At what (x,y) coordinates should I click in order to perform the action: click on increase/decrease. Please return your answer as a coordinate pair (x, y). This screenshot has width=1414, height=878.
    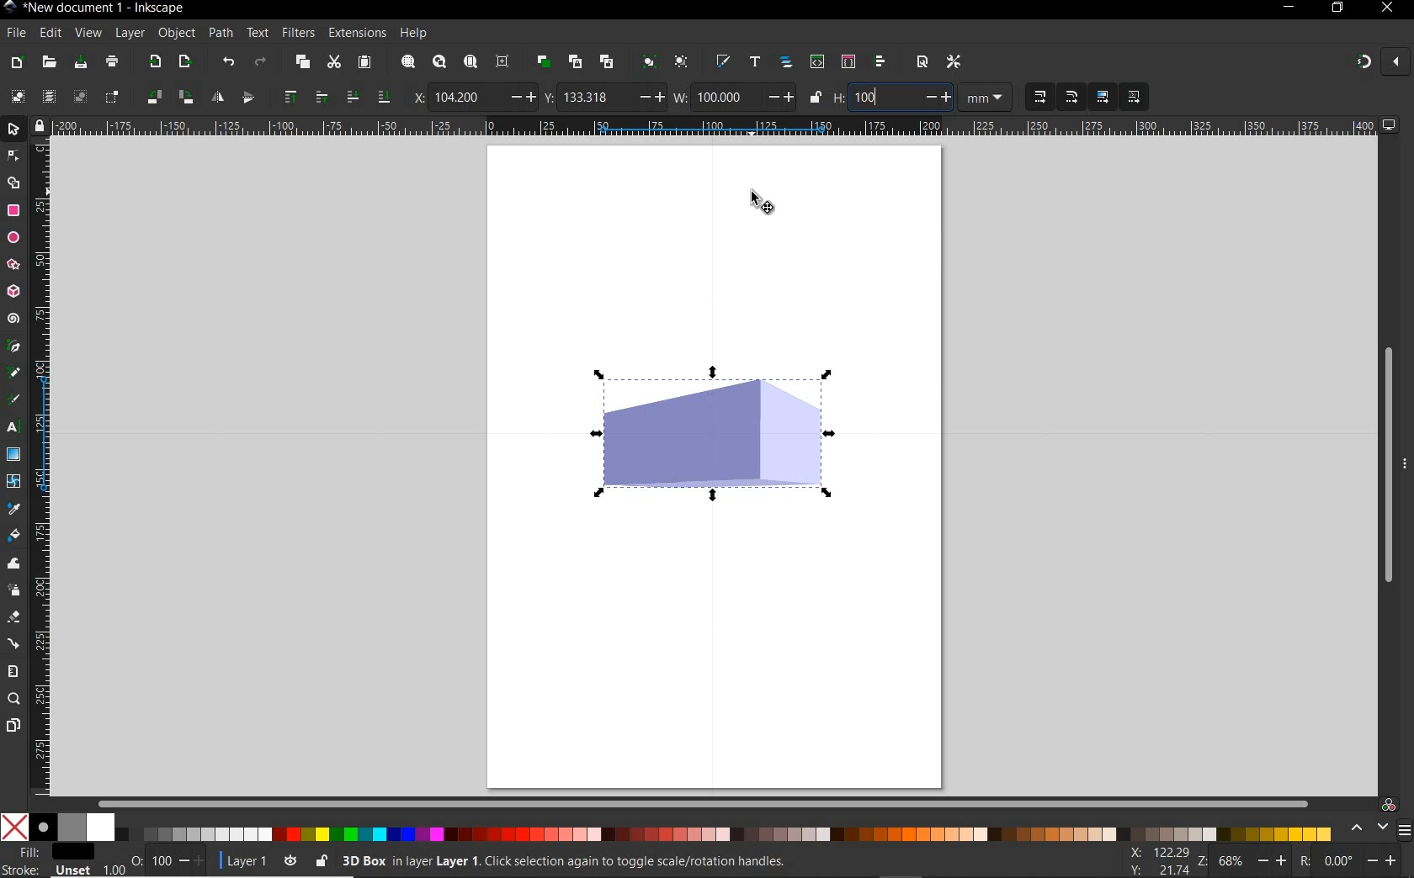
    Looking at the image, I should click on (521, 97).